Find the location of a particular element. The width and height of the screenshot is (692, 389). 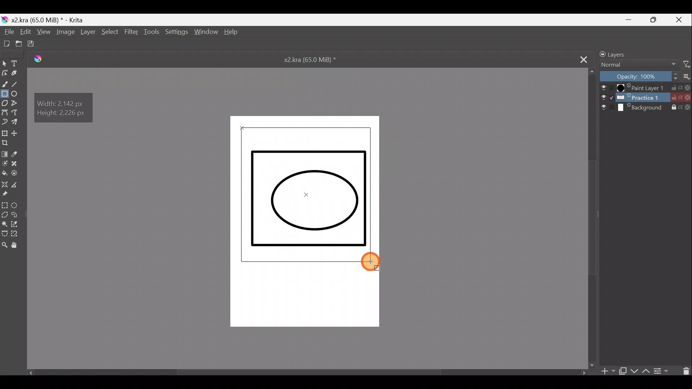

Cursor is located at coordinates (373, 263).